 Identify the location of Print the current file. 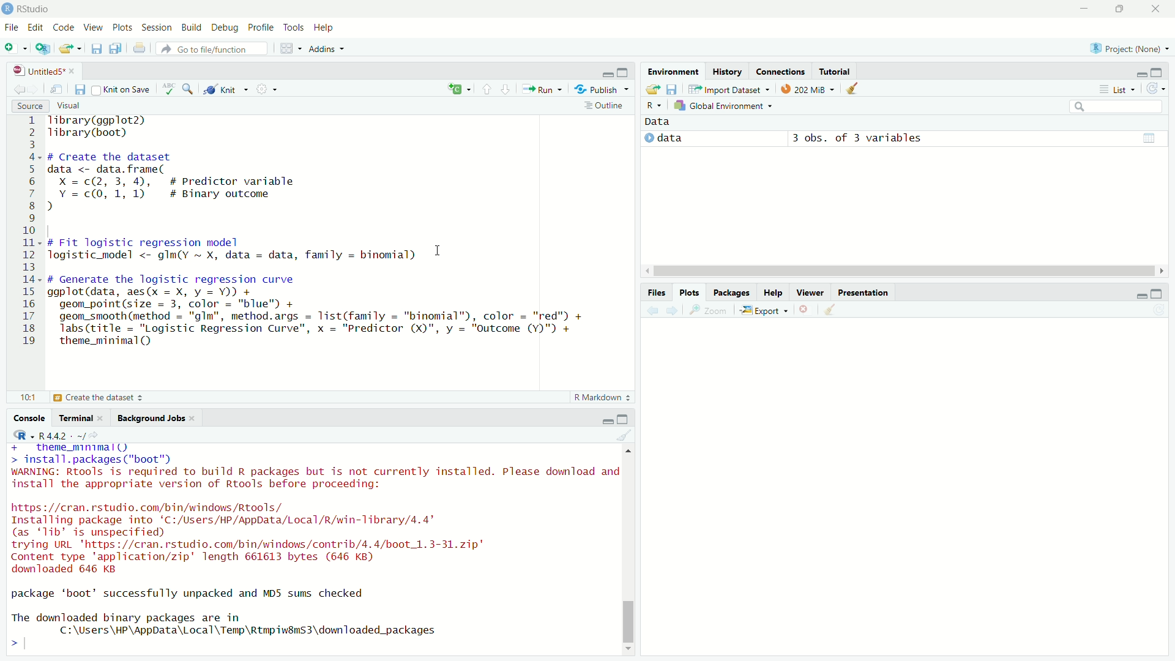
(140, 47).